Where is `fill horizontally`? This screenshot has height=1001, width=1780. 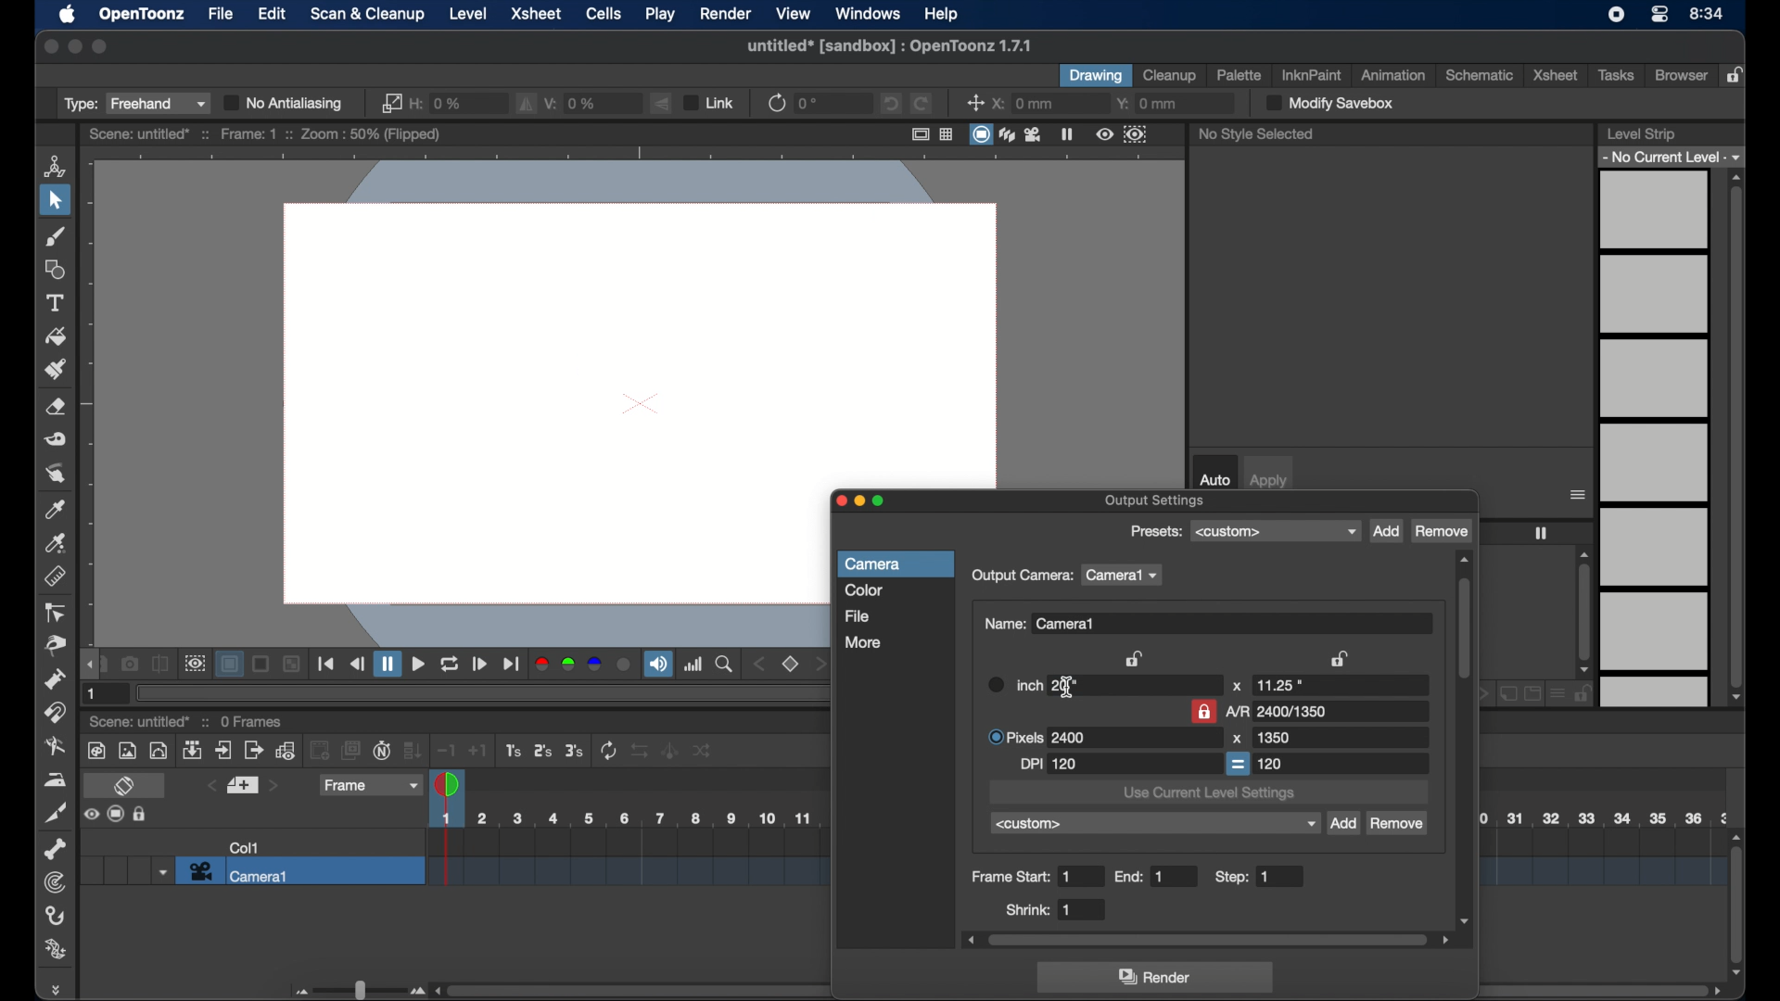
fill horizontally is located at coordinates (527, 103).